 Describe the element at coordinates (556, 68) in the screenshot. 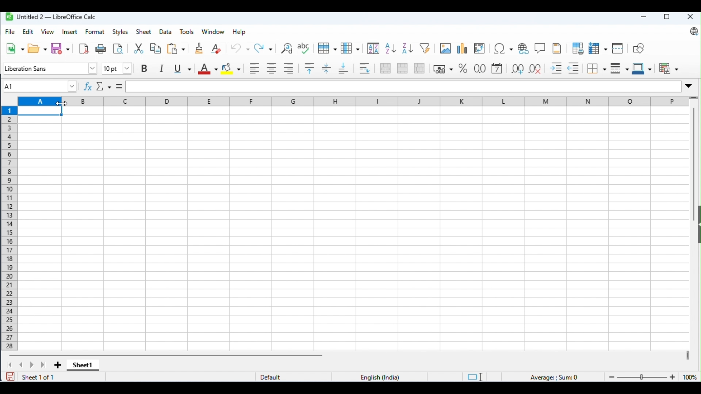

I see `increase indent` at that location.